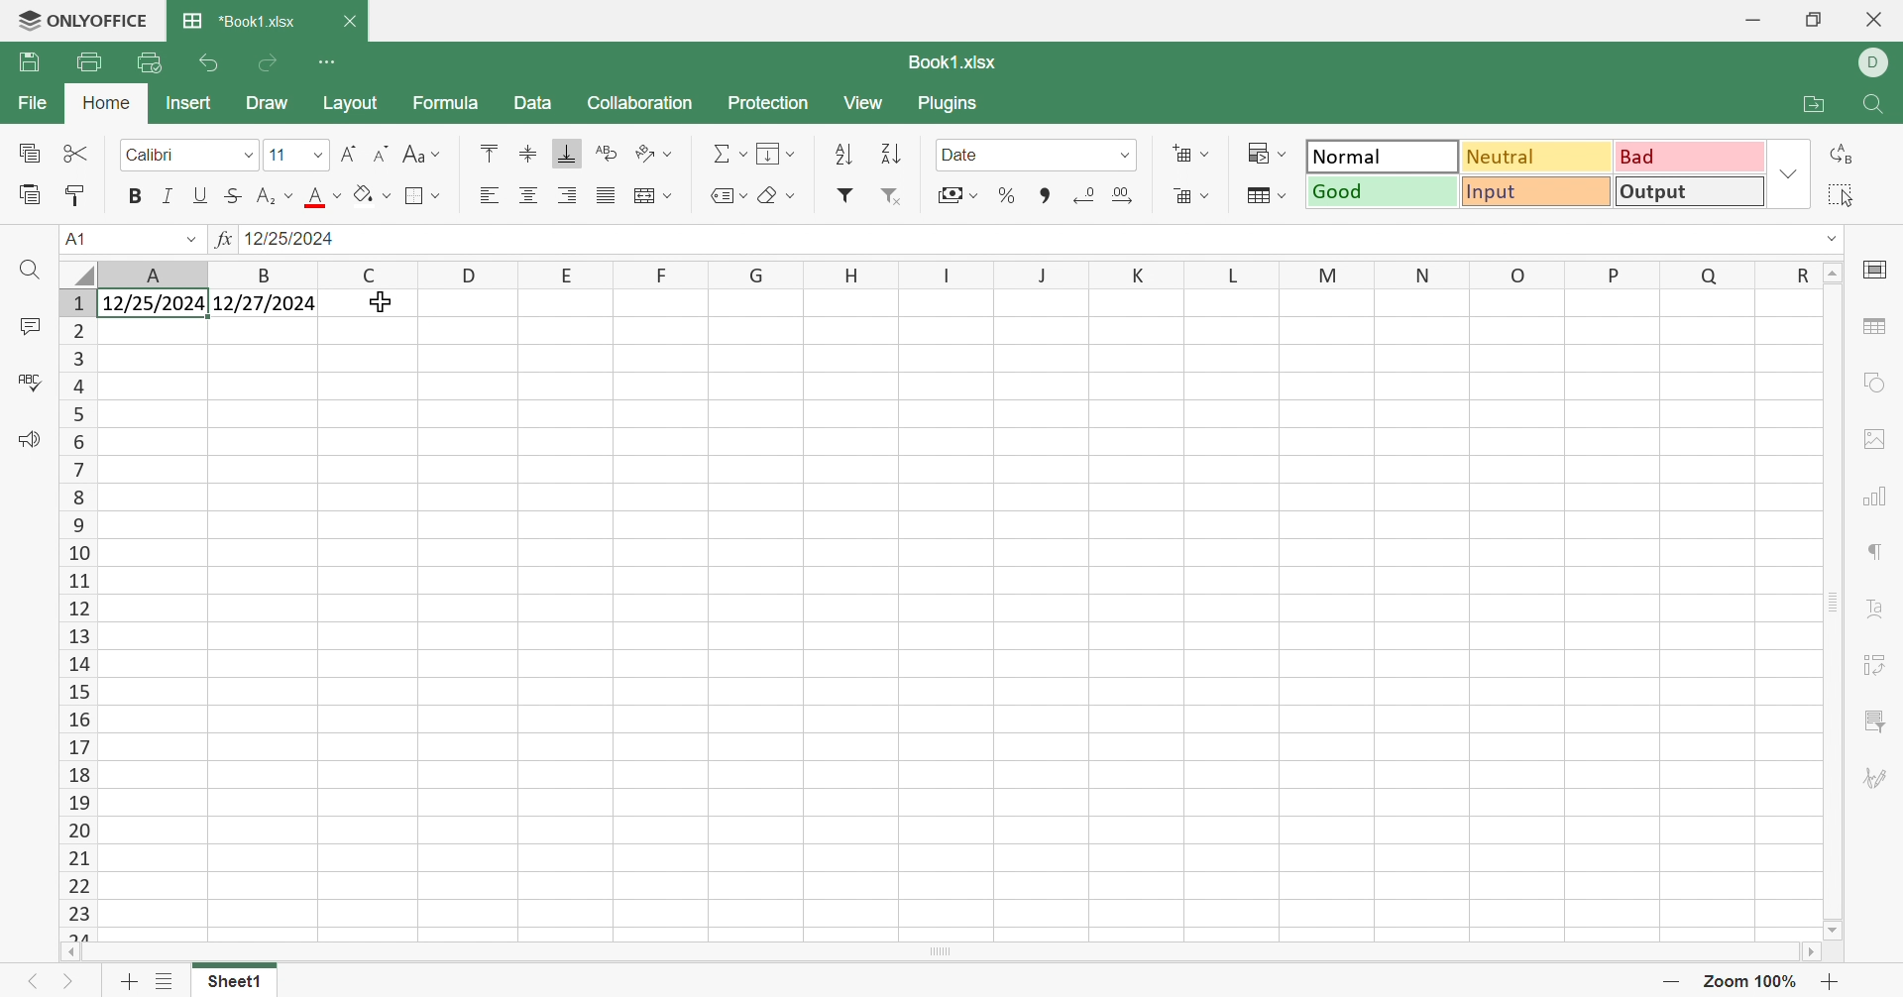 The image size is (1903, 997). What do you see at coordinates (1264, 197) in the screenshot?
I see `Format table as template` at bounding box center [1264, 197].